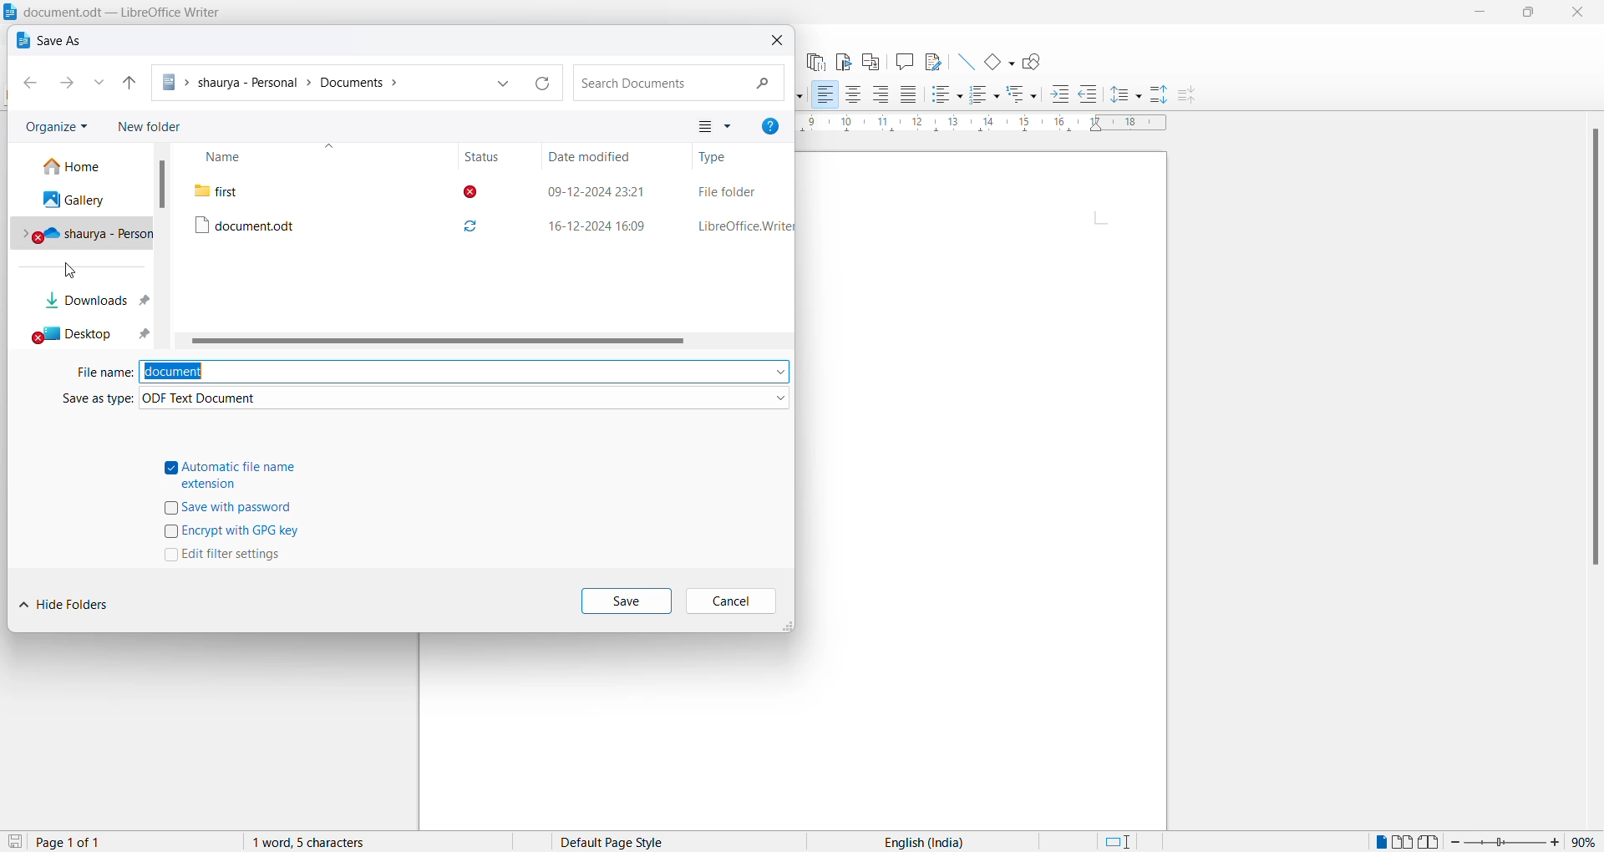 The height and width of the screenshot is (852, 1604). I want to click on Type, so click(718, 158).